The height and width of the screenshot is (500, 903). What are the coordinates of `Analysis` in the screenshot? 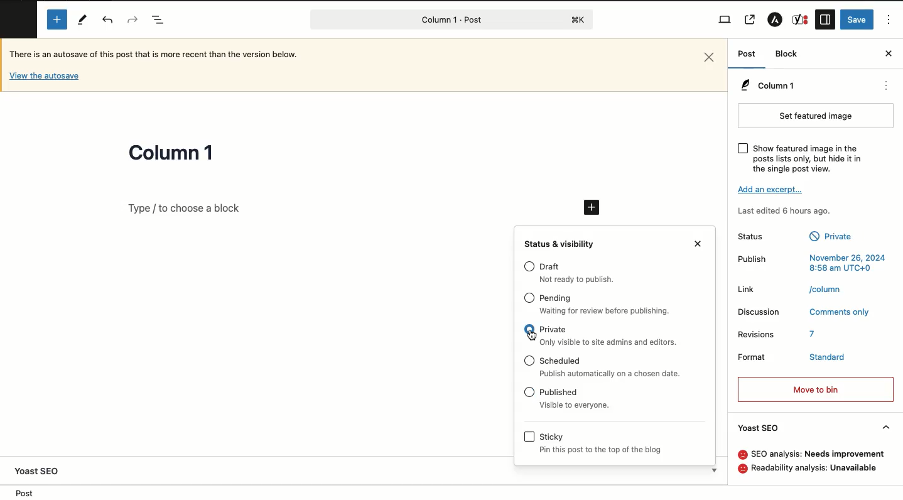 It's located at (818, 454).